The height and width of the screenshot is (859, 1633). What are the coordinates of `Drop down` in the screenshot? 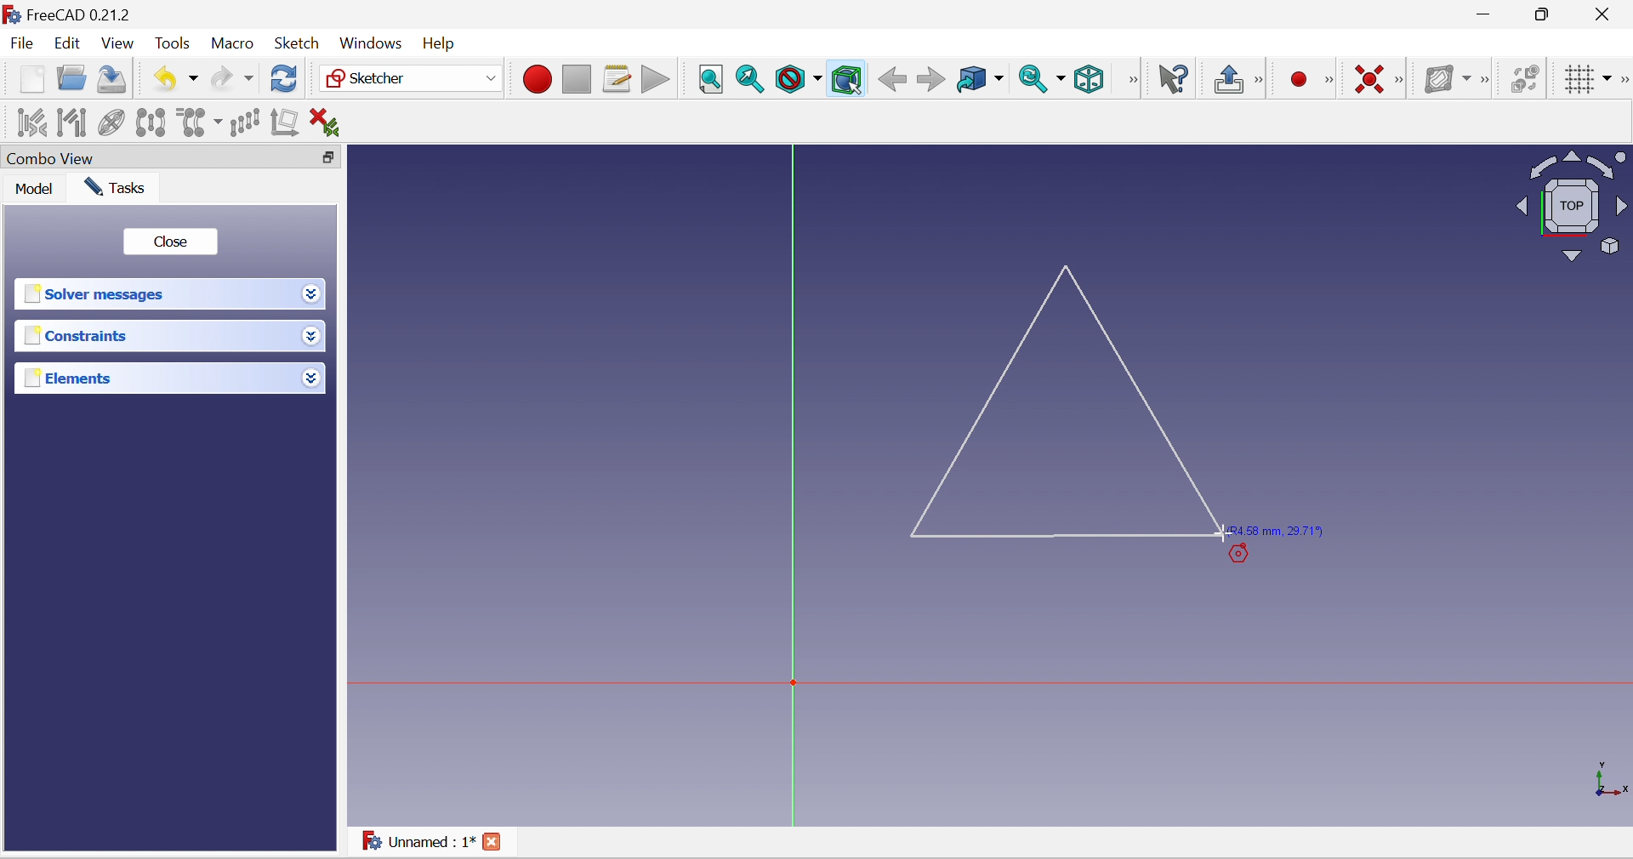 It's located at (312, 378).